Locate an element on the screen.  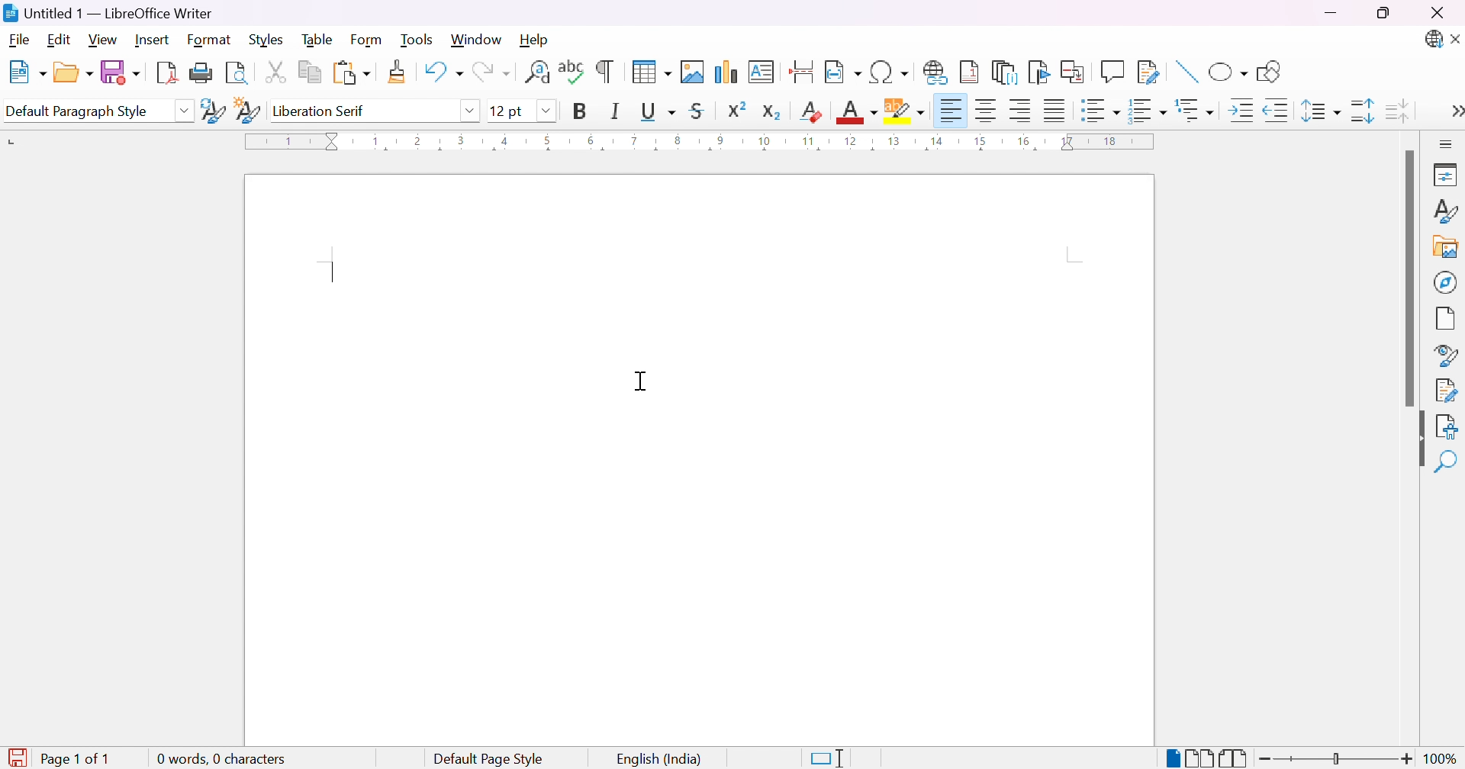
Page is located at coordinates (1447, 320).